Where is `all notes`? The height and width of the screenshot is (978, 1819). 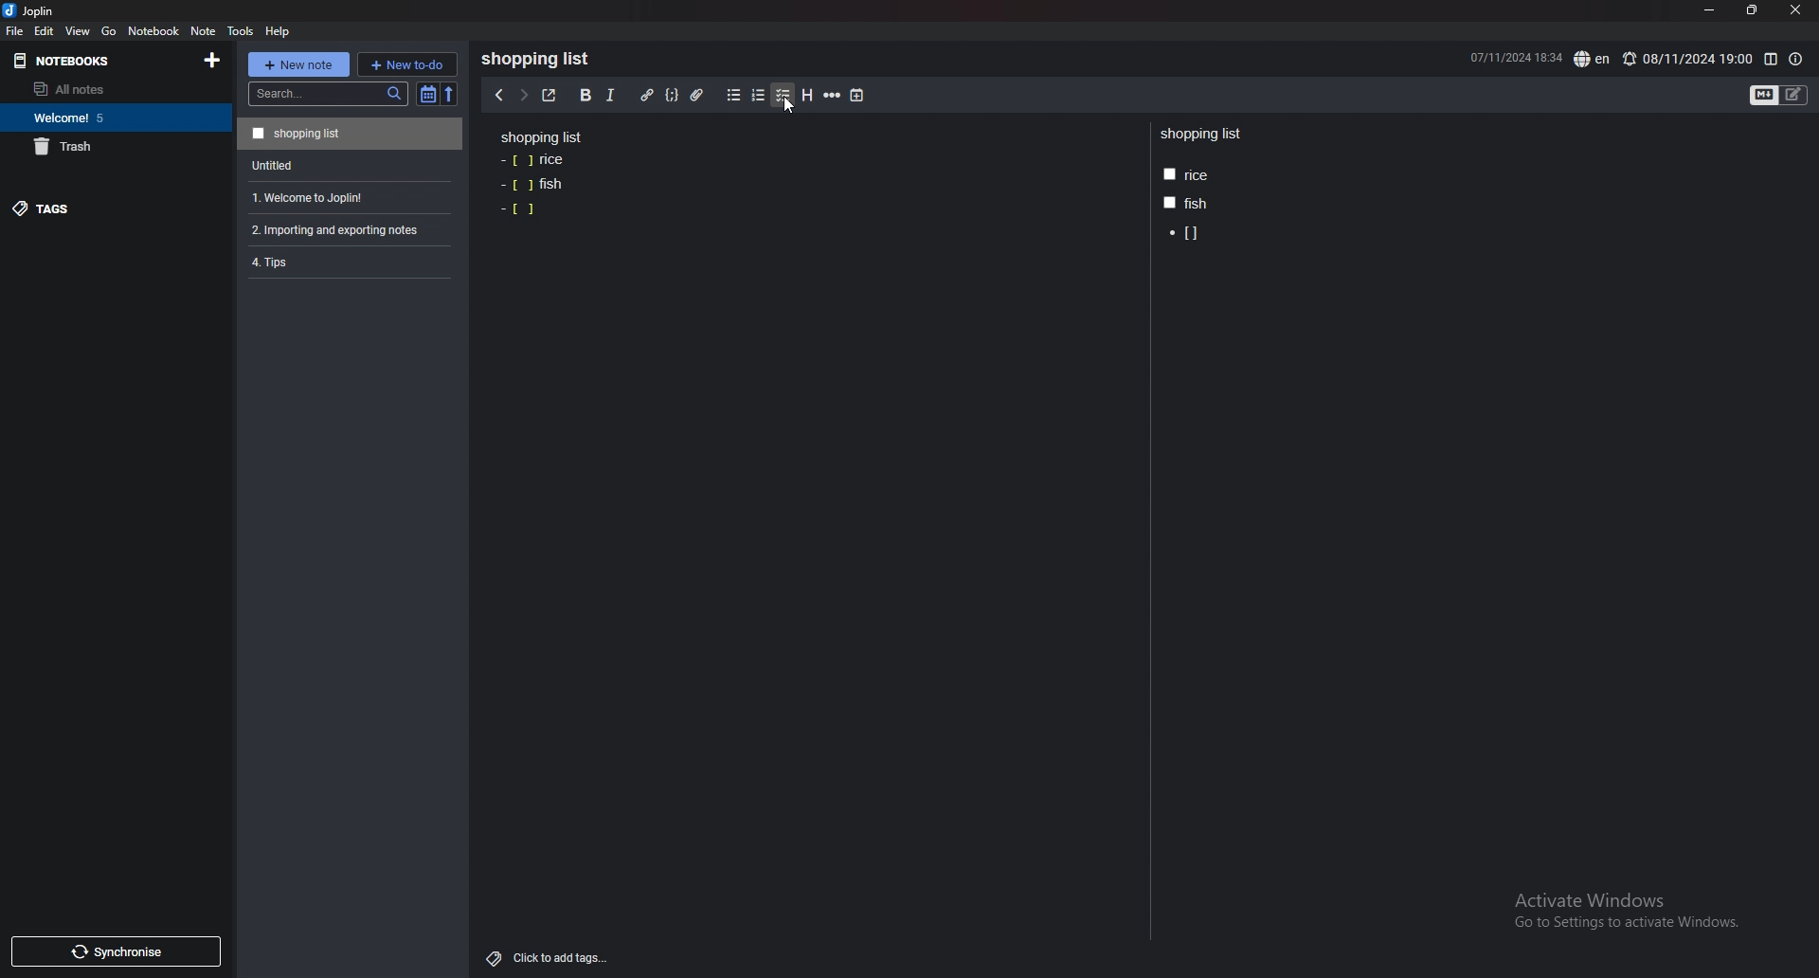 all notes is located at coordinates (107, 89).